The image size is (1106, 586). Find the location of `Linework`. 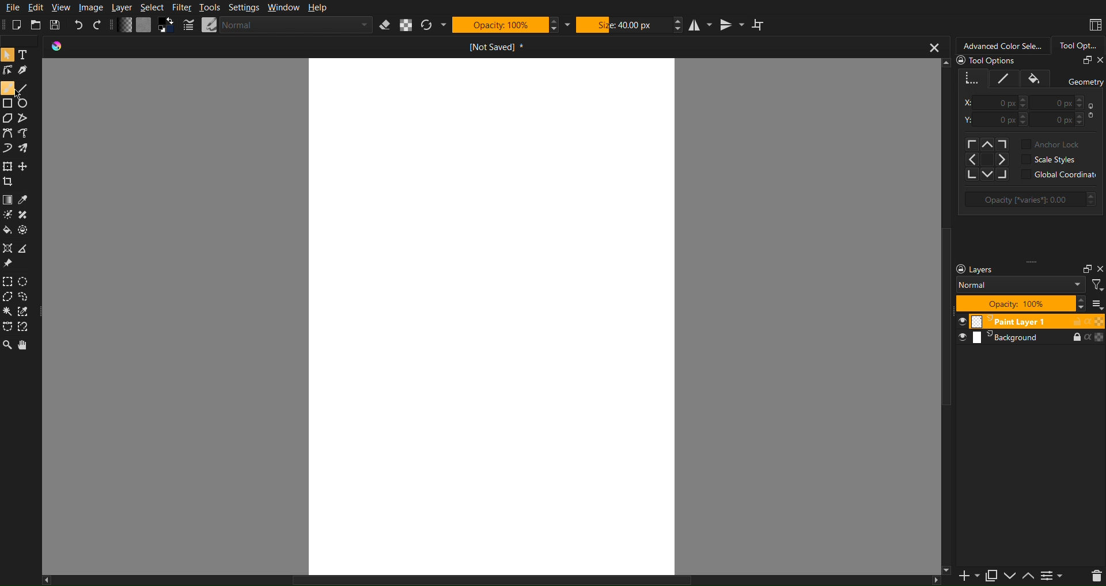

Linework is located at coordinates (8, 71).